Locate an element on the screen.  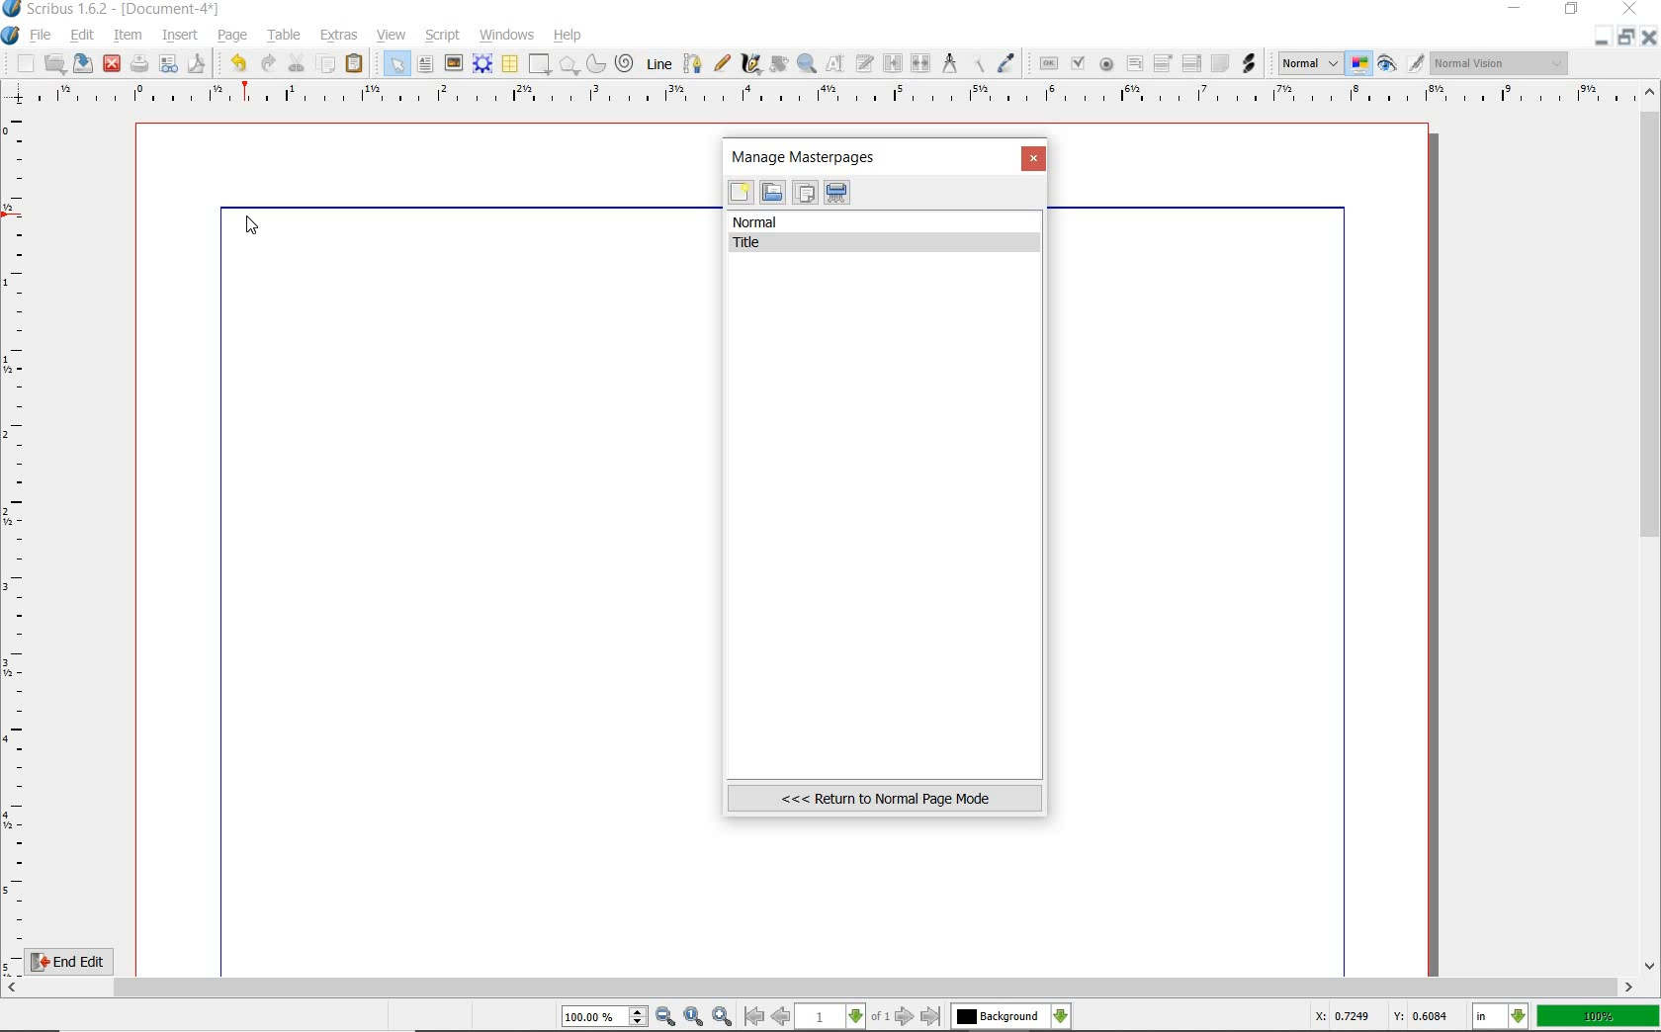
duplicate the selected masterpages is located at coordinates (805, 195).